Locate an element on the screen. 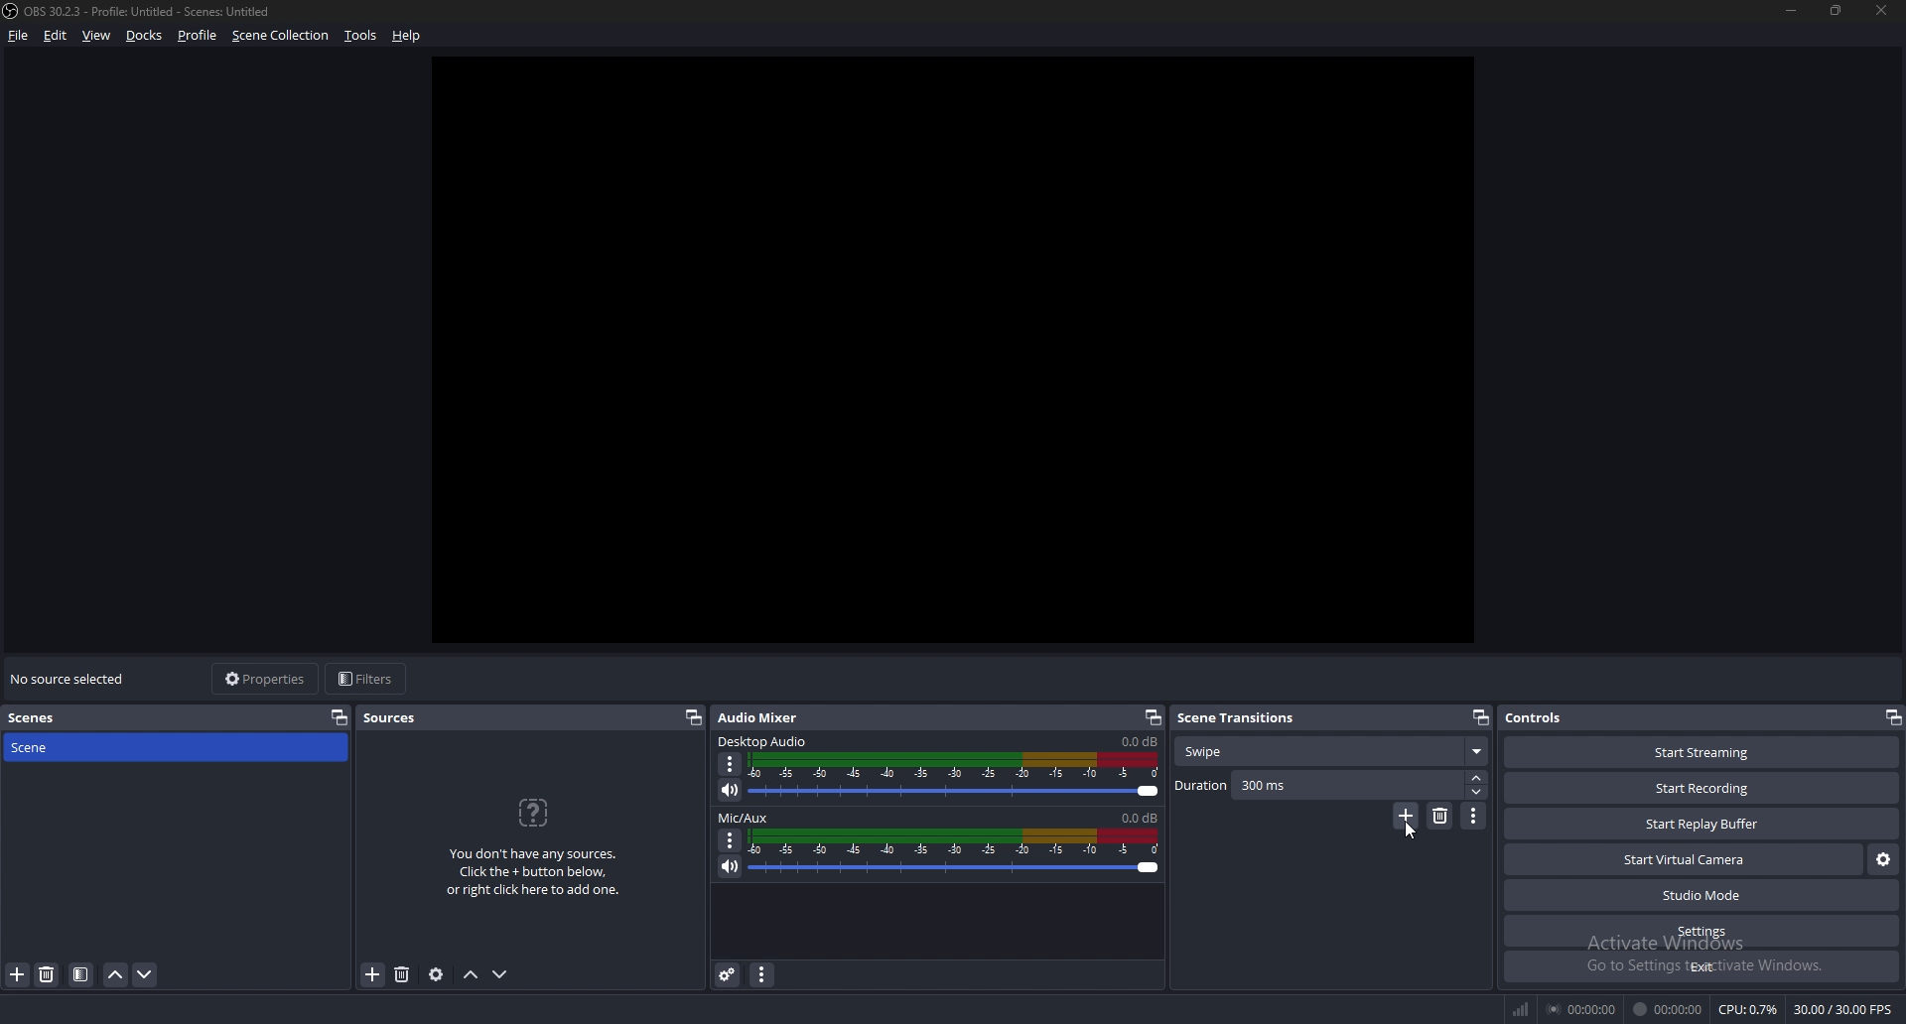 The image size is (1906, 1024). network is located at coordinates (1525, 1007).